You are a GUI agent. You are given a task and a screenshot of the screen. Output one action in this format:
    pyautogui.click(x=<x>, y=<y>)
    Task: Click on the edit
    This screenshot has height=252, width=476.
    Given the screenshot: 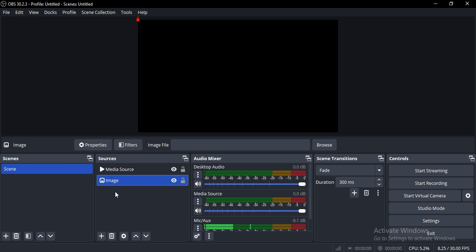 What is the action you would take?
    pyautogui.click(x=19, y=12)
    